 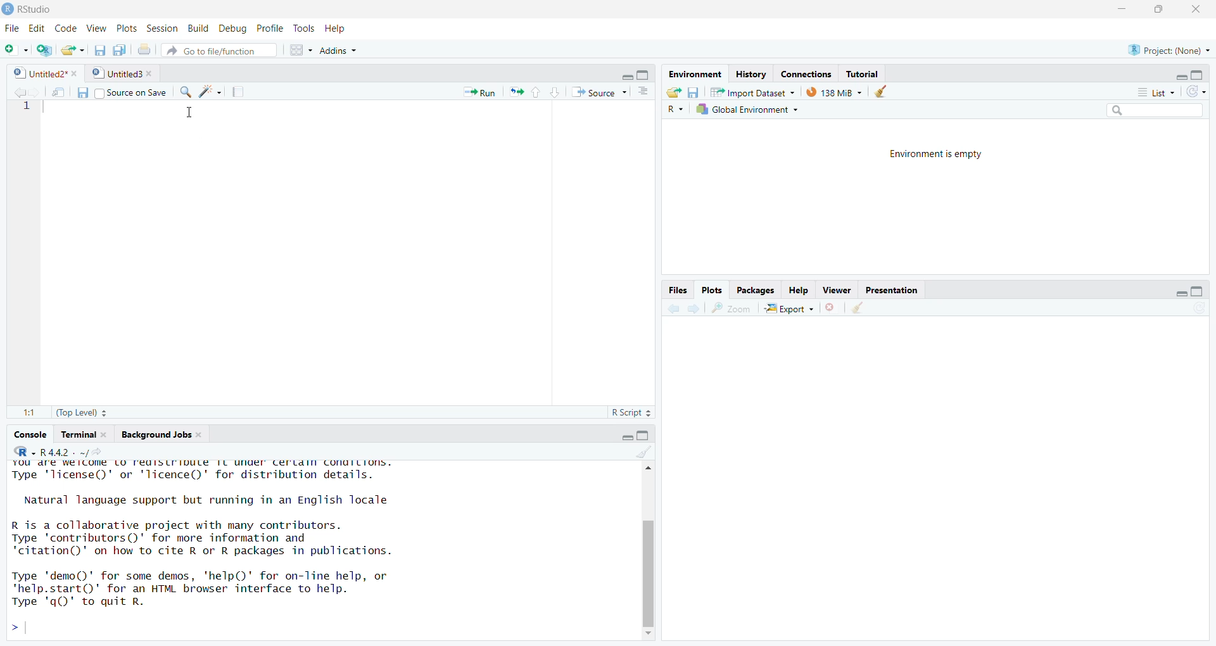 What do you see at coordinates (643, 93) in the screenshot?
I see `Show document outline` at bounding box center [643, 93].